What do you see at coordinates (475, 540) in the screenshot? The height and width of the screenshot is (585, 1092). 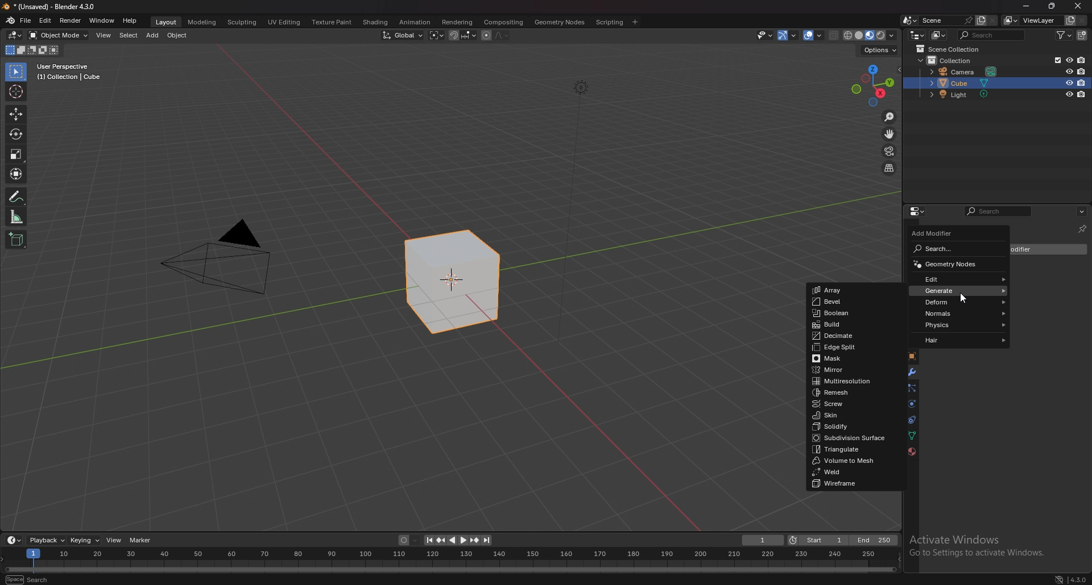 I see `jump to keyframe` at bounding box center [475, 540].